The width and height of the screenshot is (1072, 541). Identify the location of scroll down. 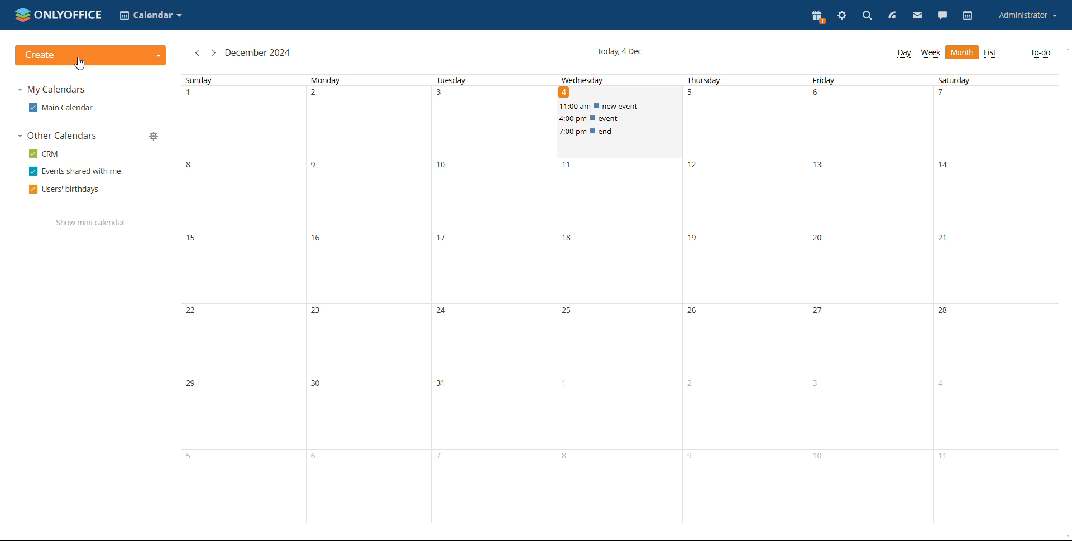
(1065, 535).